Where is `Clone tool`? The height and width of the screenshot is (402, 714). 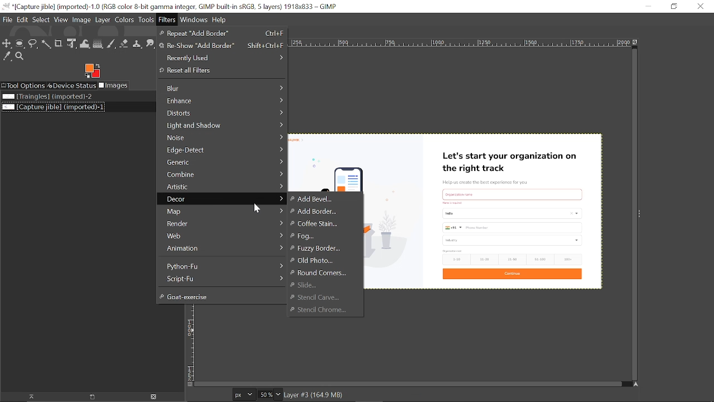
Clone tool is located at coordinates (138, 44).